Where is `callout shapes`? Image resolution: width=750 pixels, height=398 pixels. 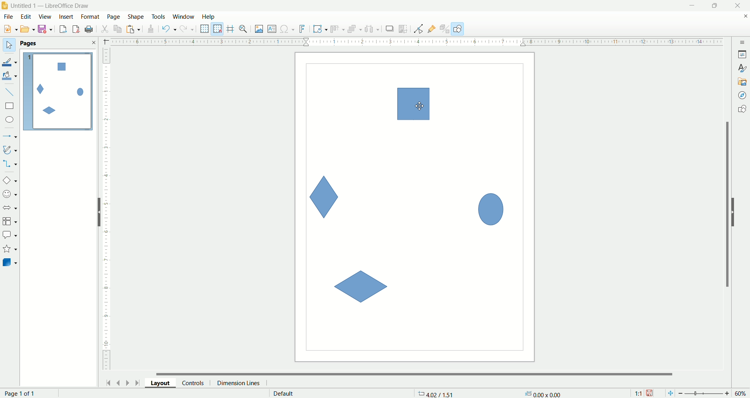
callout shapes is located at coordinates (10, 235).